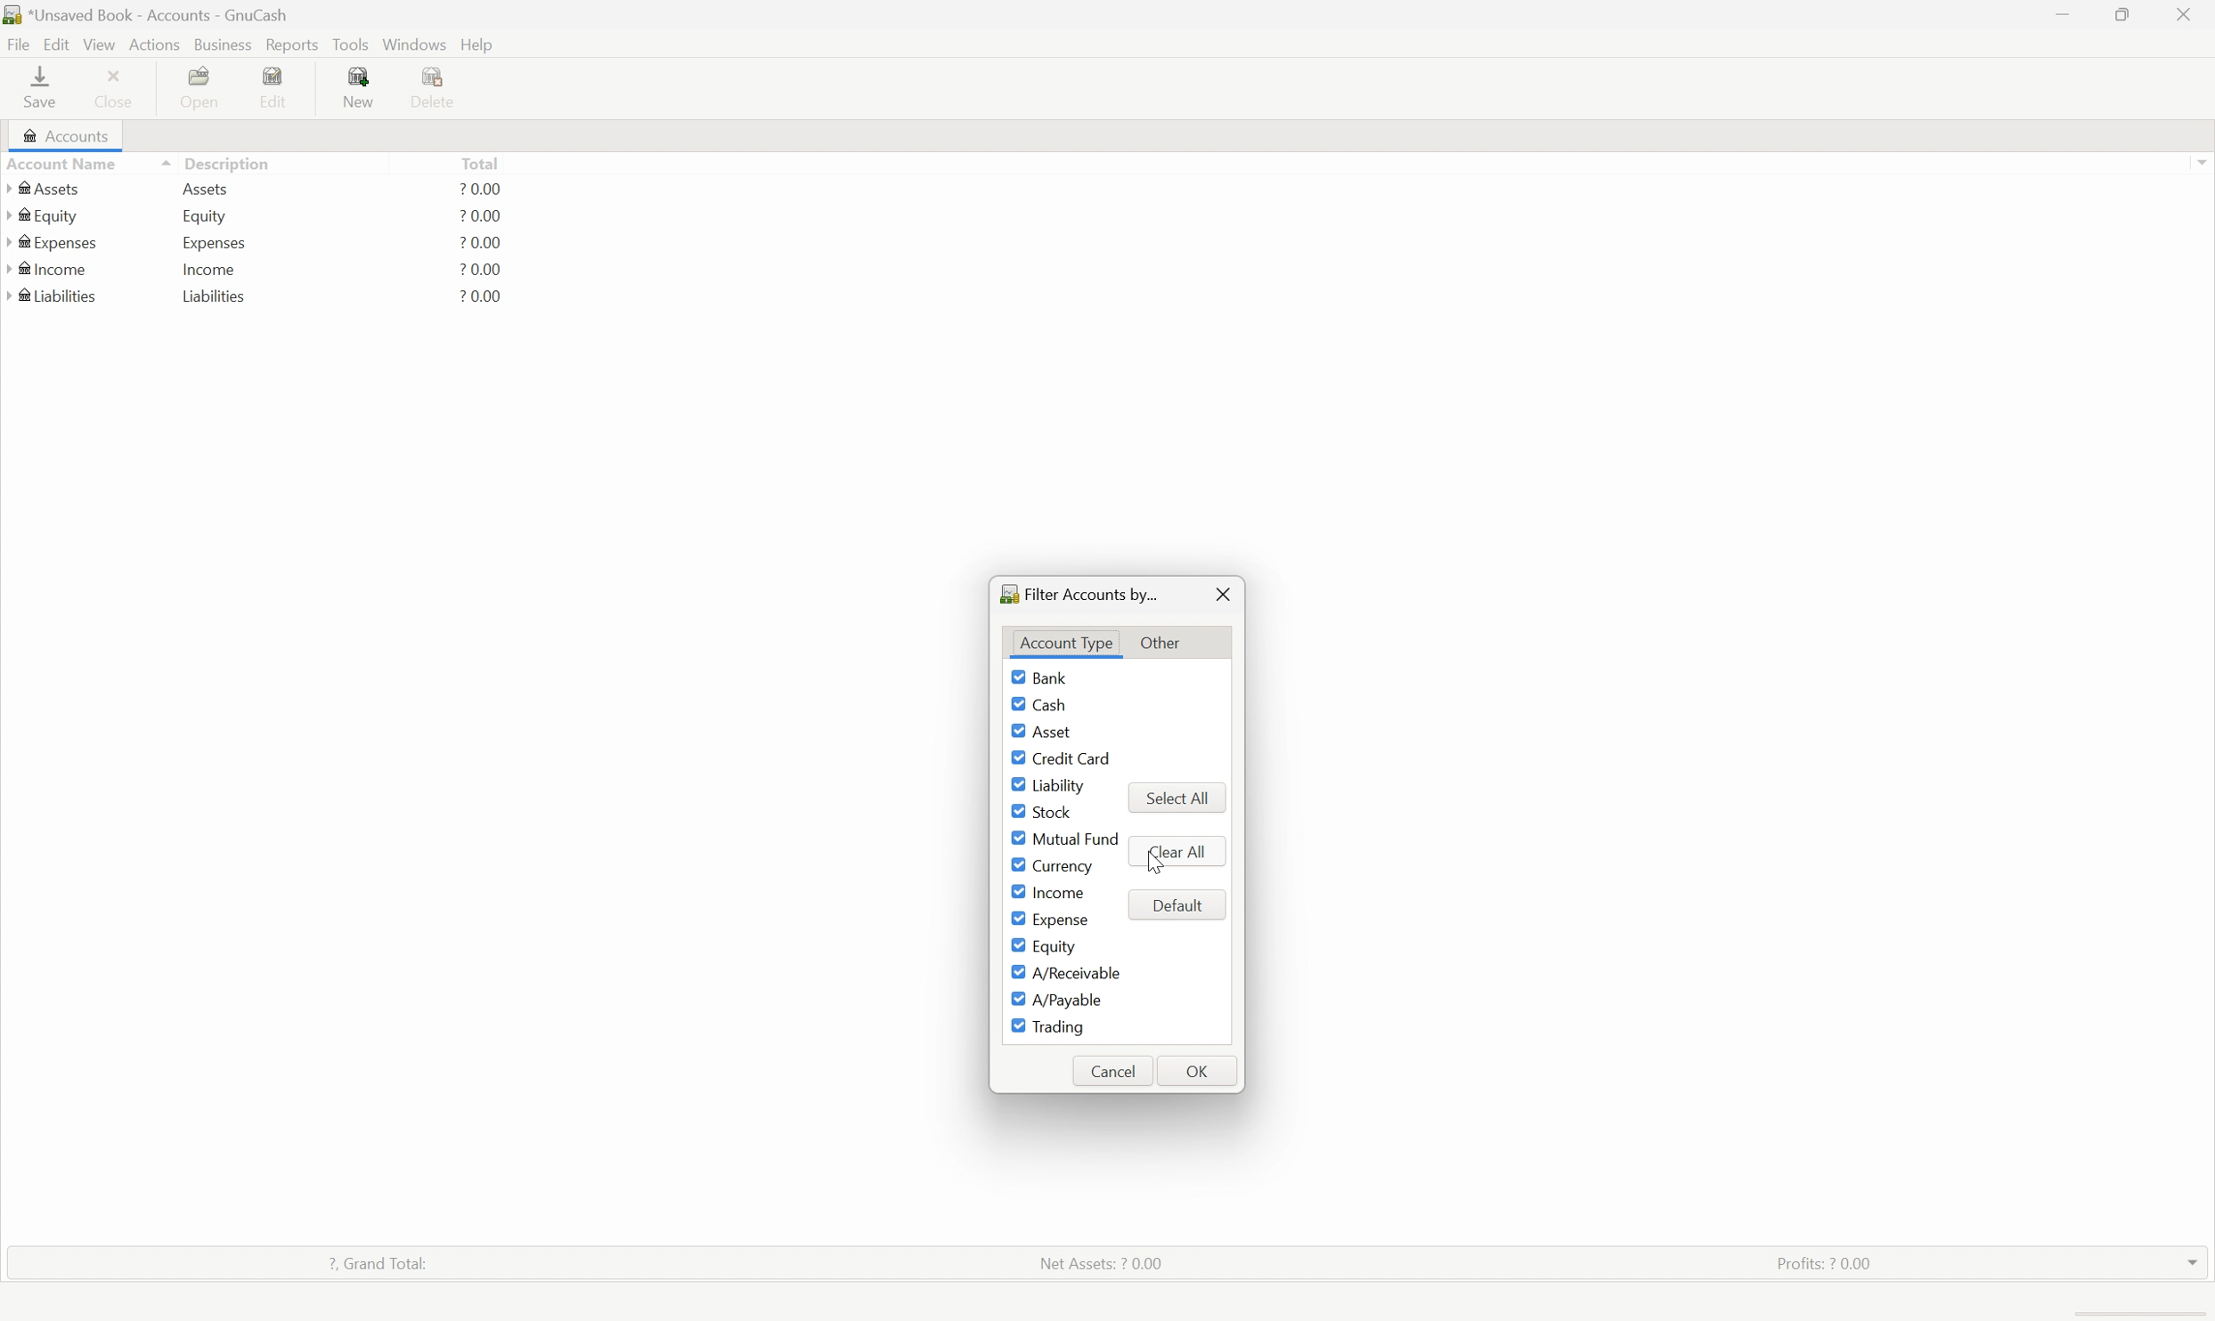  Describe the element at coordinates (65, 137) in the screenshot. I see `Accounts` at that location.